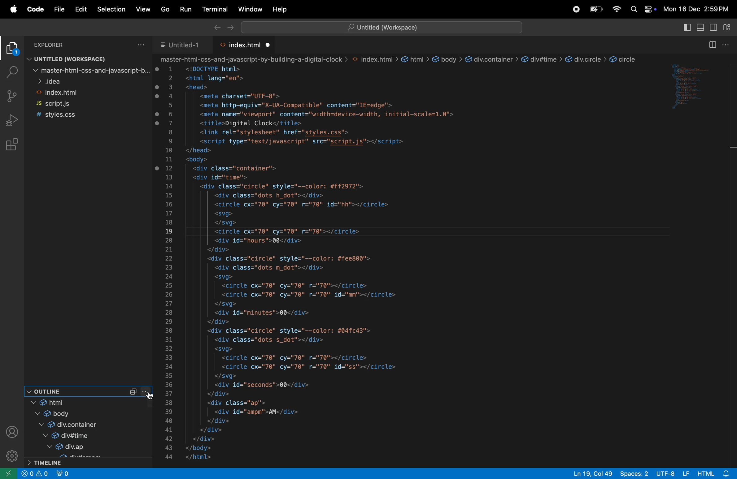 Image resolution: width=737 pixels, height=479 pixels. I want to click on <html lang="en">
<head>
<meta charset="UTF-8">
<meta http-equiv="X-UA-Compatible" content="IE=edge">
<meta name="viewport" content="width=device-width, initial-scale=1.0">
<title>Digital Clock</title>
<link rel="stylesheet" href="styles.css">
<script type="text/javascript" src="script.js"></script>
</head>
<body>
<div class="container">
<div id="time">
<div class="circle" style="--color: #ff2972">
<div class="dots h_dot"></div>
<circle cx="70" cy="70" r="70" id="hh"></circle>
<svg>
</svg>
<circle cx="70" cy="70" r="70"></circle>
<div id="hours">00</div>
</div>
<div class="circle" style="--color: #fee800">
<div class="dots m_dot"></div>
<svg>
<circle cx="70" cy="70" r="70"></circle>
<circle cx="70" cy="70" r="70" id="mm"></circle>
</svg>
<div id="minutes">00</div>
</div>
<div class="circle" style="--color: #04fc43">
<div class="dots s_dot"></div>
<svg>
<circle cx="70" cy="70" r="70"></circle>
<circle cx="70" cy="70" r="70" id="ss"></circle>
</svg>
<div id="seconds">00</div>
</div>
<div class="ap">
<div id="ampm">AM</div>
</div>
</div>
</div>
</body>
</html>, so click(329, 265).